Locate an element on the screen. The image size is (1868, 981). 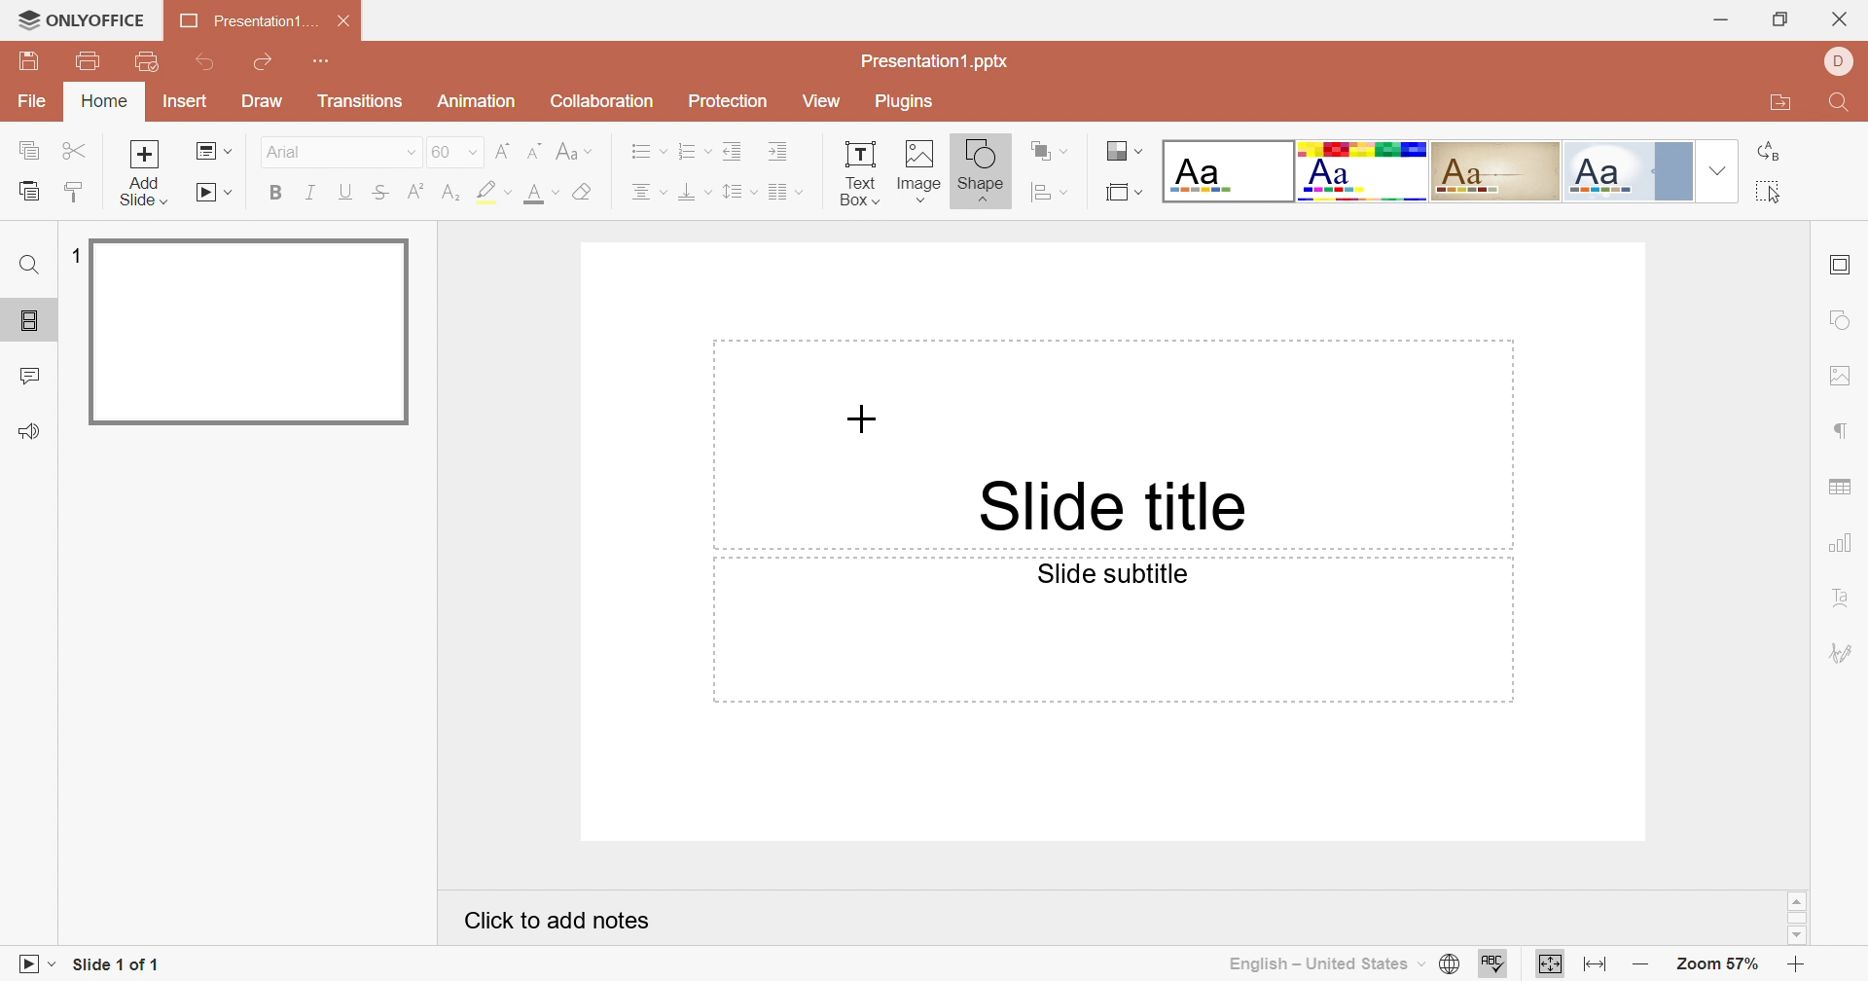
Numbering is located at coordinates (689, 149).